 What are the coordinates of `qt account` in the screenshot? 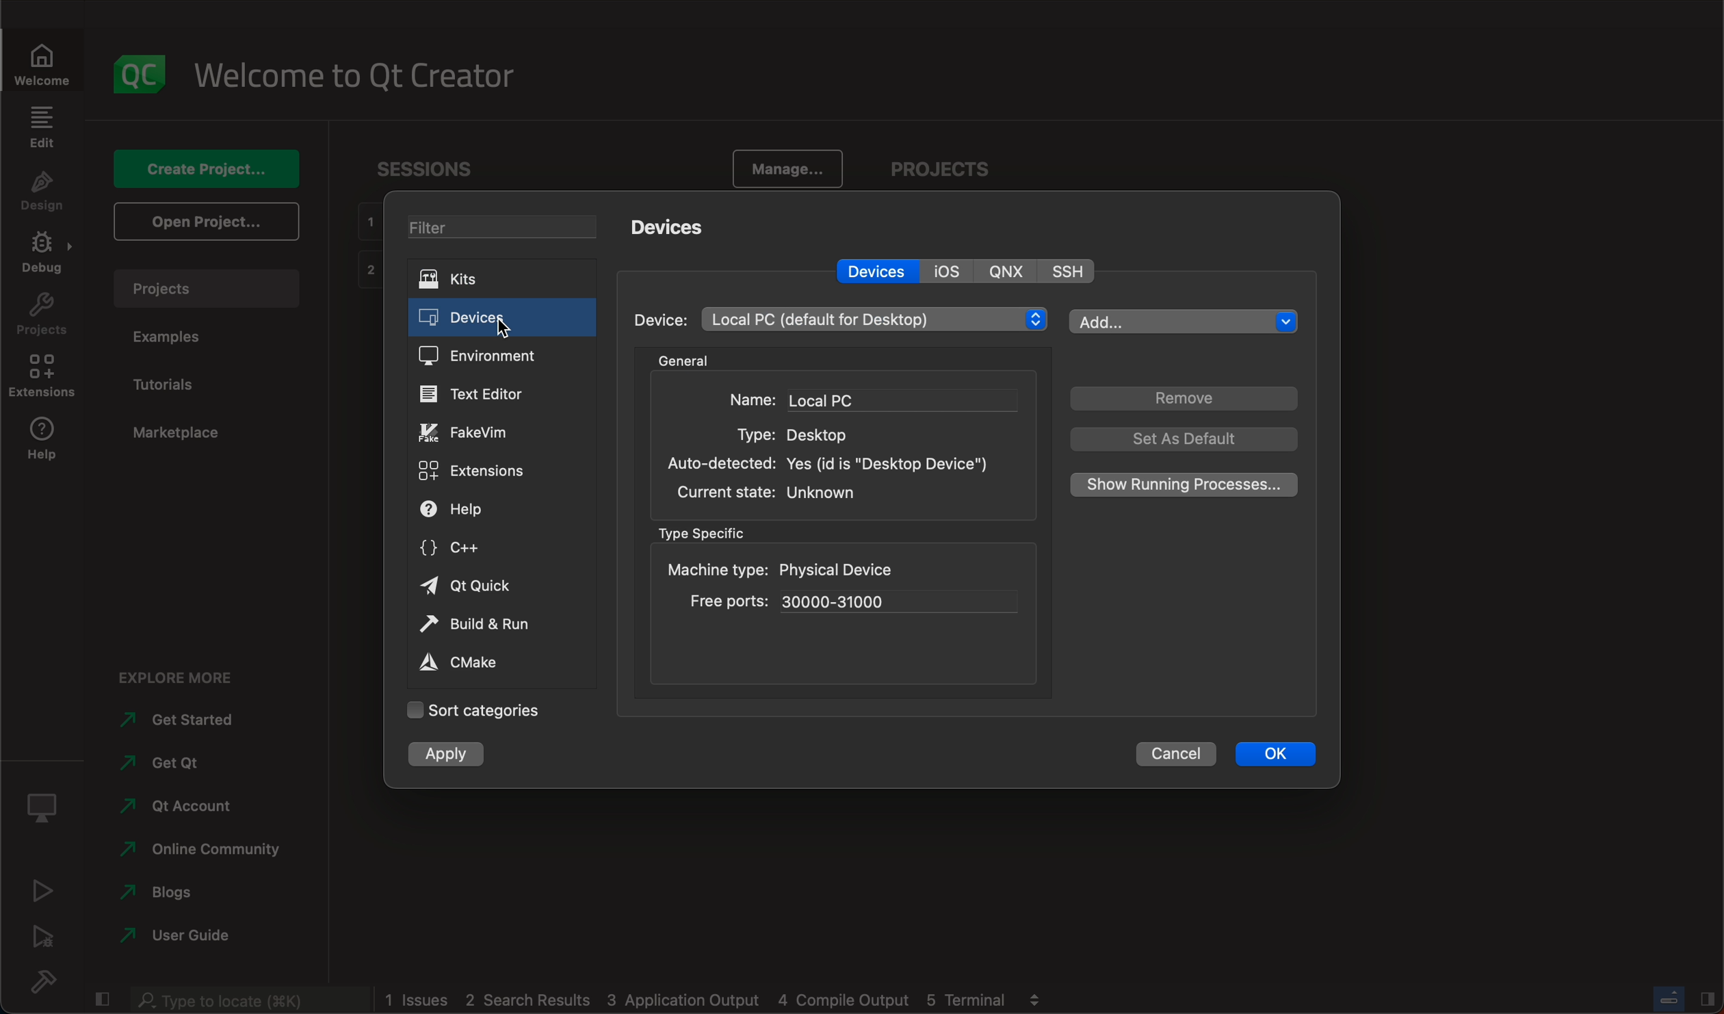 It's located at (196, 803).